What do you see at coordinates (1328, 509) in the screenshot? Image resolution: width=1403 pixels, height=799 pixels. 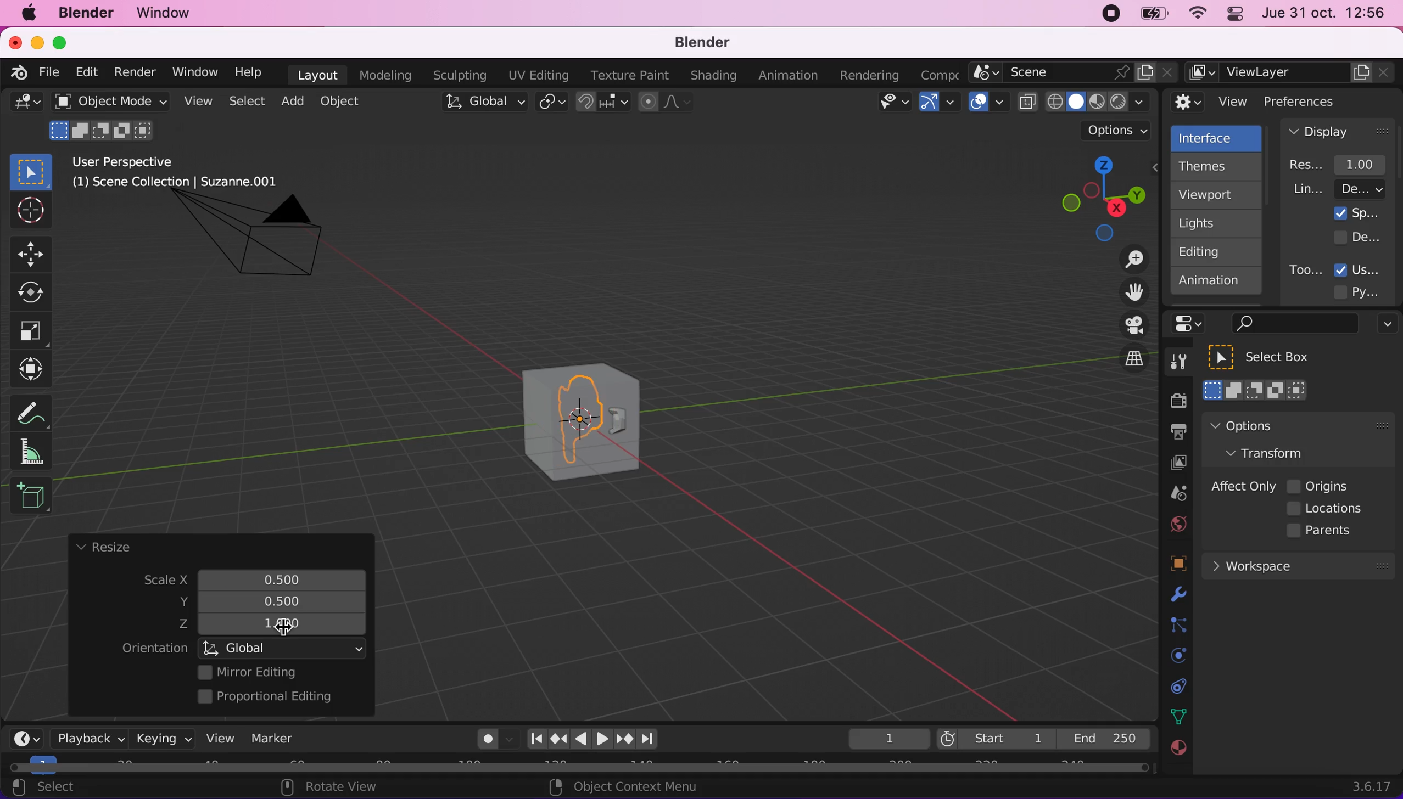 I see `locations` at bounding box center [1328, 509].